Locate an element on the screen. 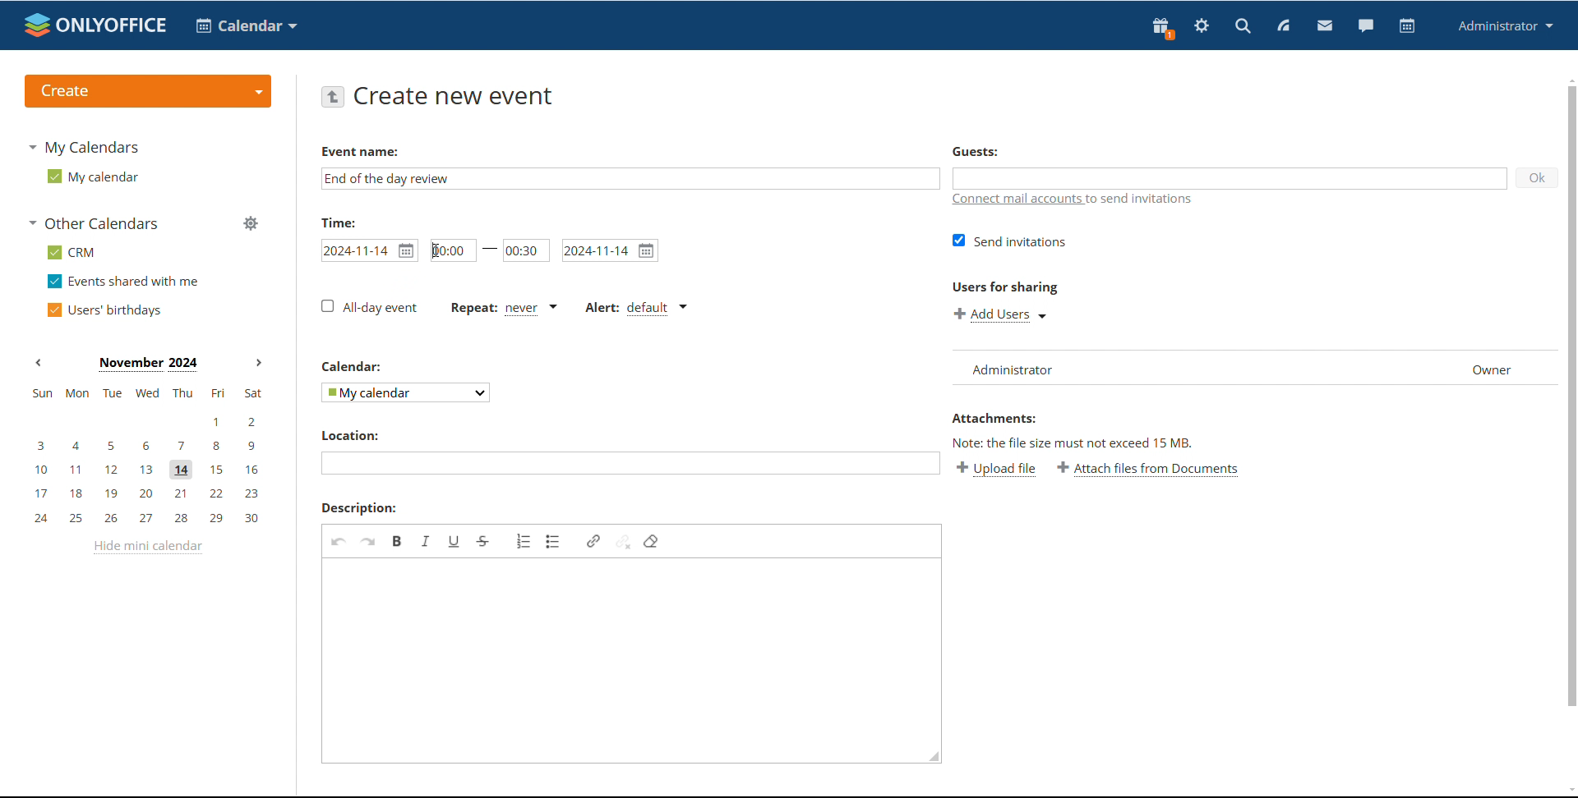 The height and width of the screenshot is (798, 1578). add users is located at coordinates (1003, 314).